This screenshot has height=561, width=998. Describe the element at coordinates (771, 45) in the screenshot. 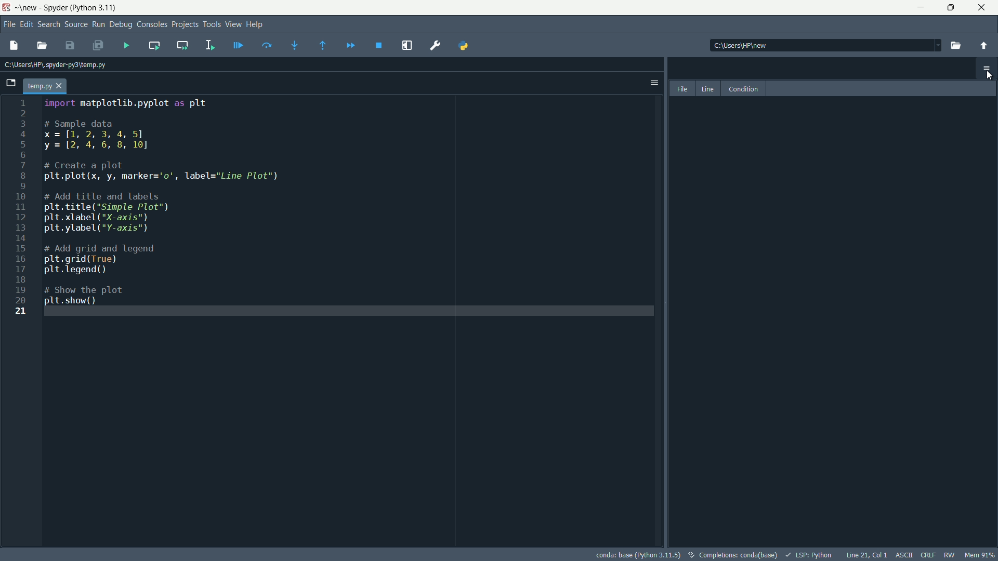

I see `| C:\Users\HP\new` at that location.